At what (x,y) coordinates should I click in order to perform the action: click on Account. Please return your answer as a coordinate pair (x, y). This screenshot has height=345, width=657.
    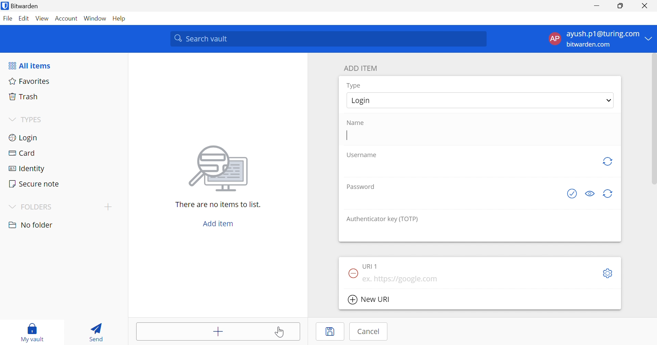
    Looking at the image, I should click on (67, 17).